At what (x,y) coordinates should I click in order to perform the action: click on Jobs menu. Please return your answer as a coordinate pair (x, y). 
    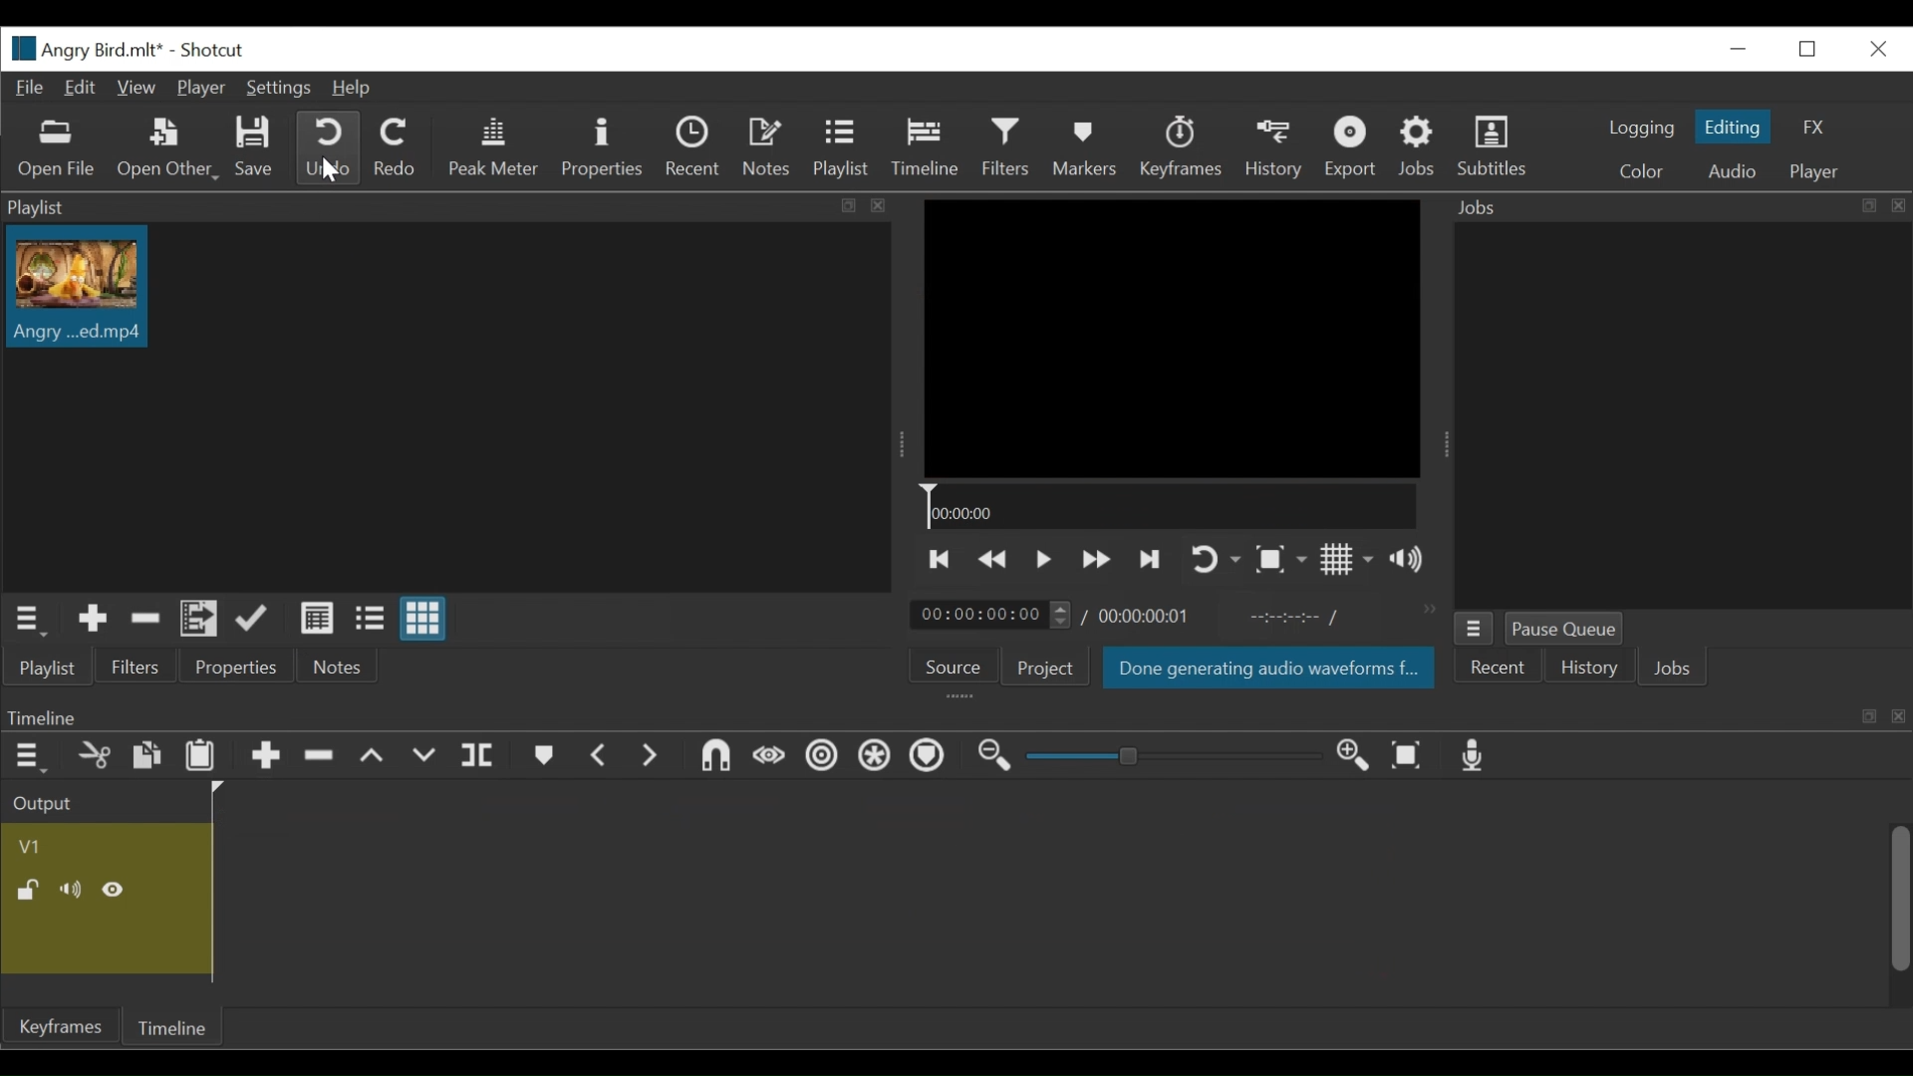
    Looking at the image, I should click on (1474, 629).